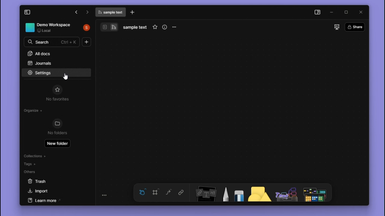 Image resolution: width=385 pixels, height=216 pixels. I want to click on curve, so click(169, 192).